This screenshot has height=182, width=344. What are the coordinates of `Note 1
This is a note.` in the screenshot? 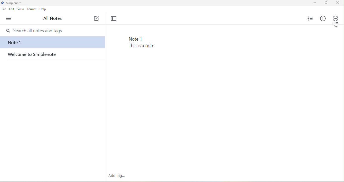 It's located at (146, 43).